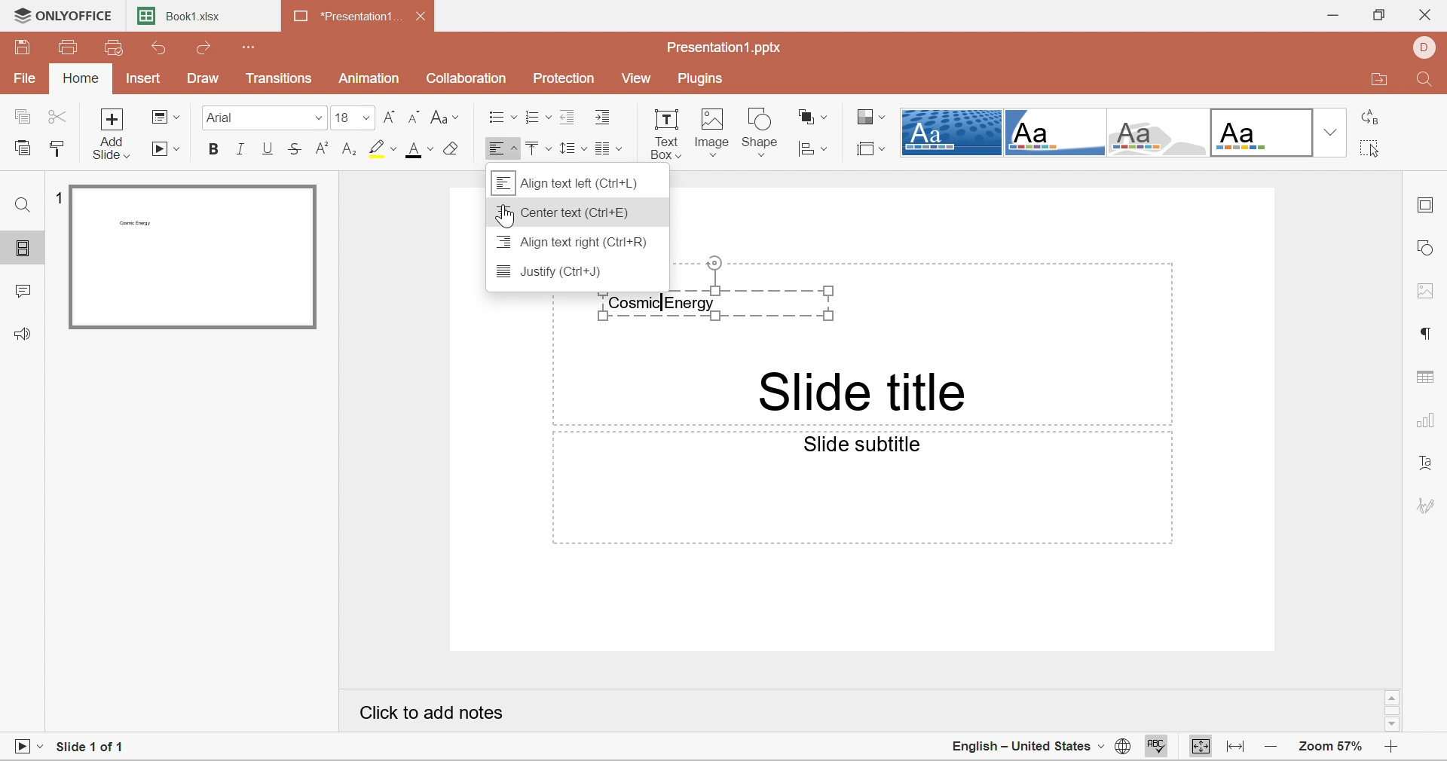 The image size is (1447, 761). Describe the element at coordinates (21, 118) in the screenshot. I see `Copy` at that location.